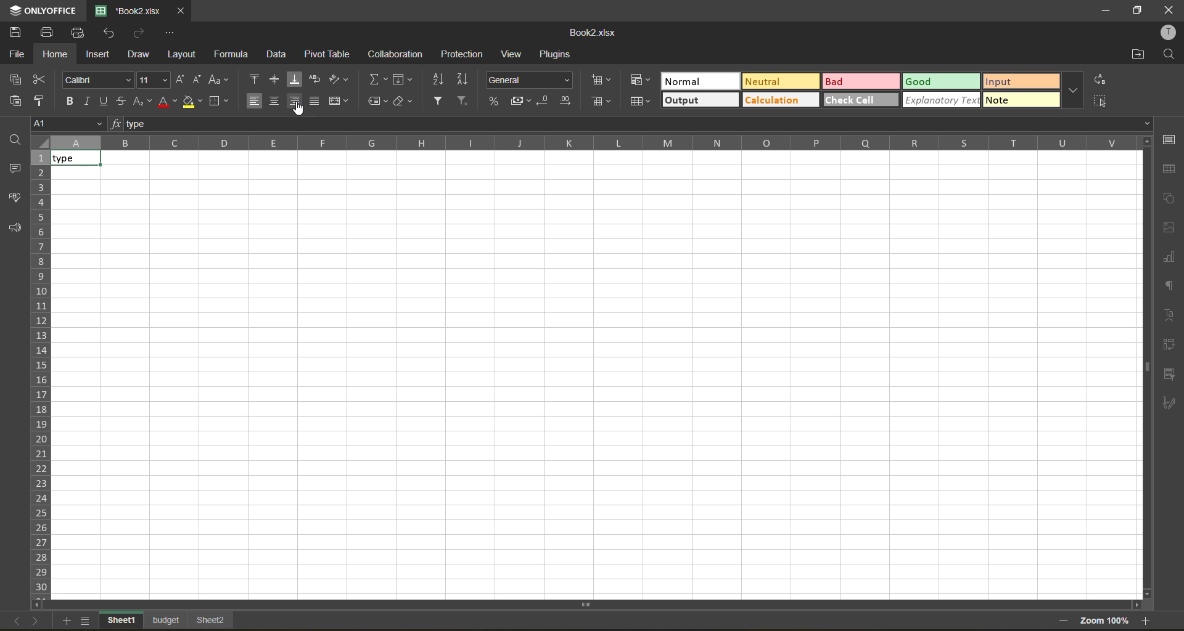 Image resolution: width=1184 pixels, height=631 pixels. I want to click on sheet names, so click(167, 622).